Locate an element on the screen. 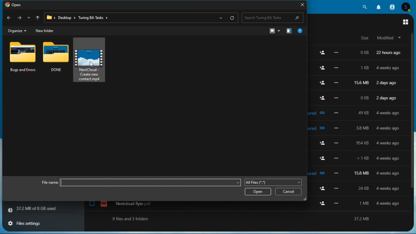  Open is located at coordinates (14, 6).